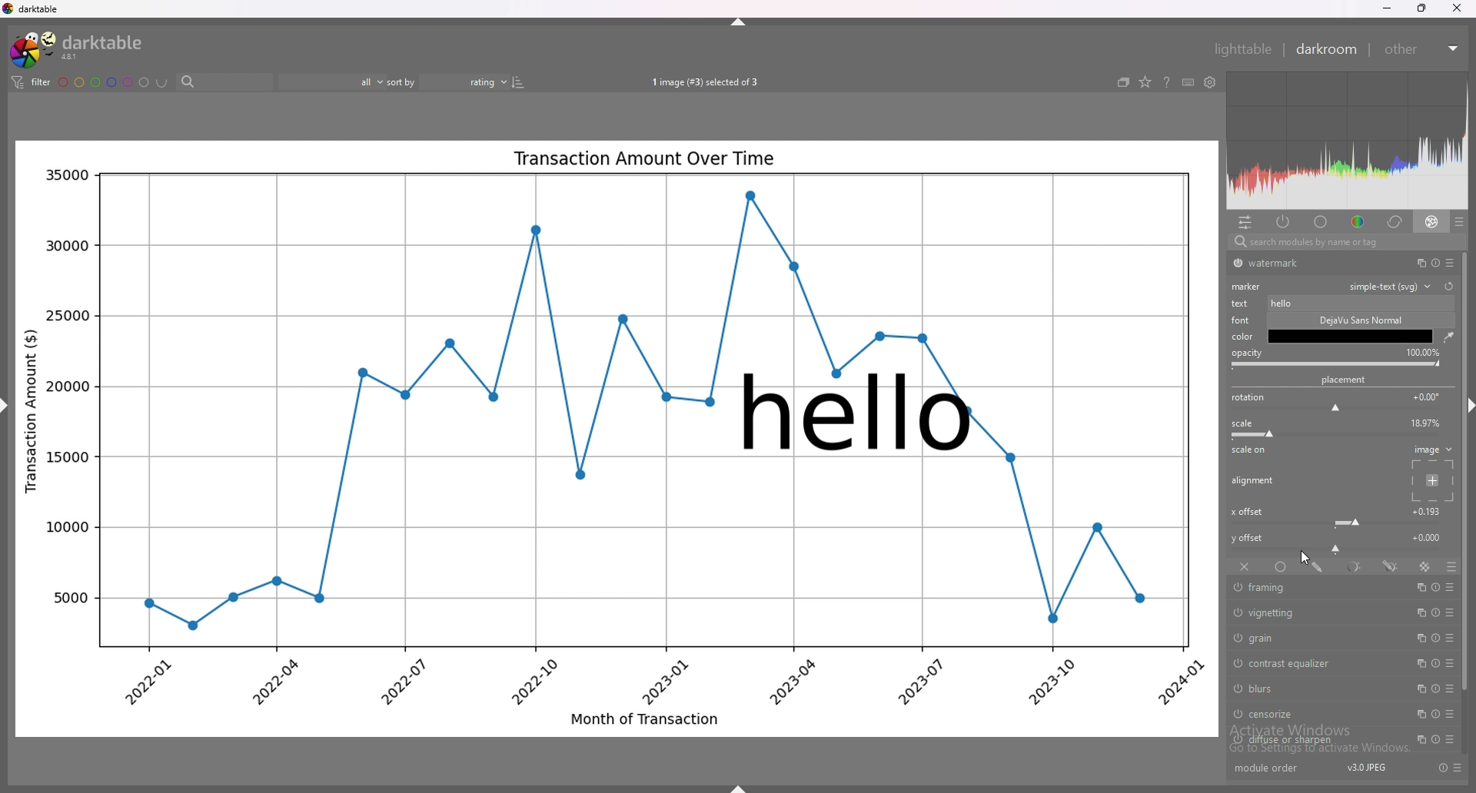 This screenshot has height=793, width=1476. Describe the element at coordinates (1146, 83) in the screenshot. I see `change type of overlays` at that location.